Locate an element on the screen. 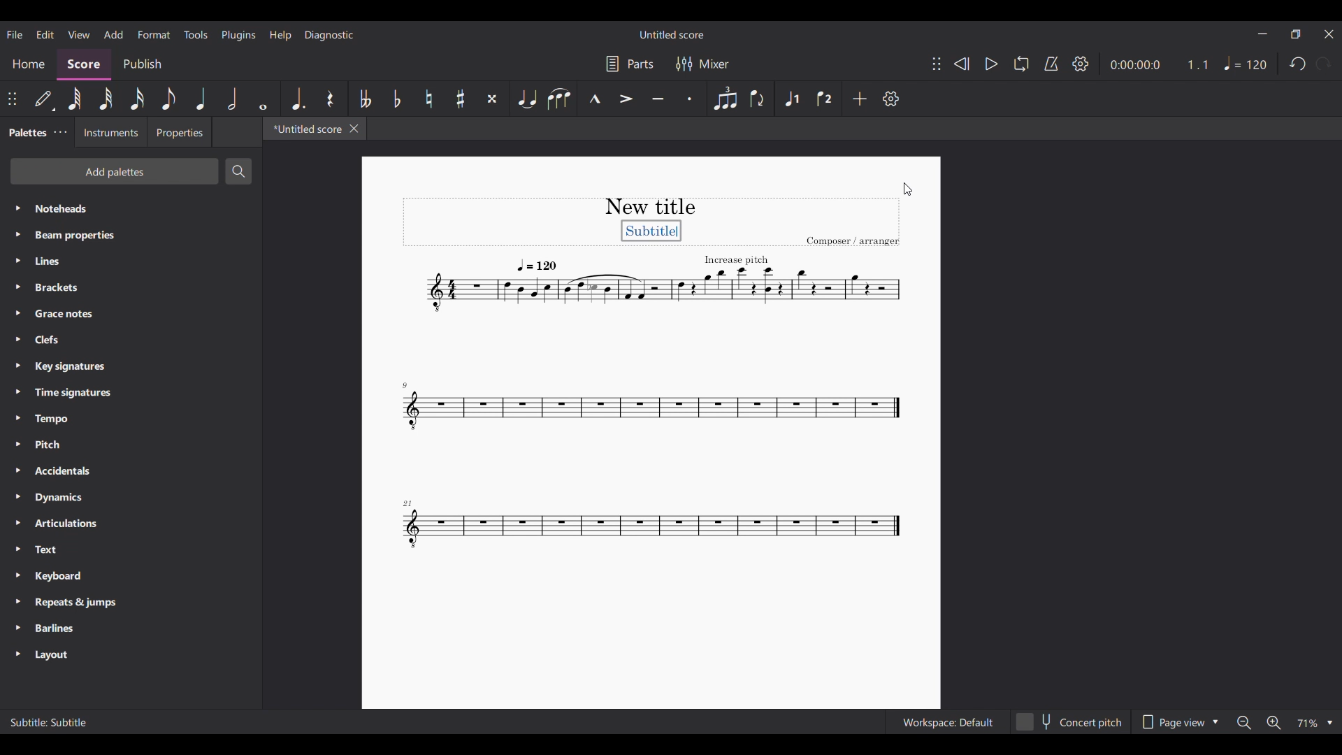 The height and width of the screenshot is (755, 1342). Tie is located at coordinates (526, 99).